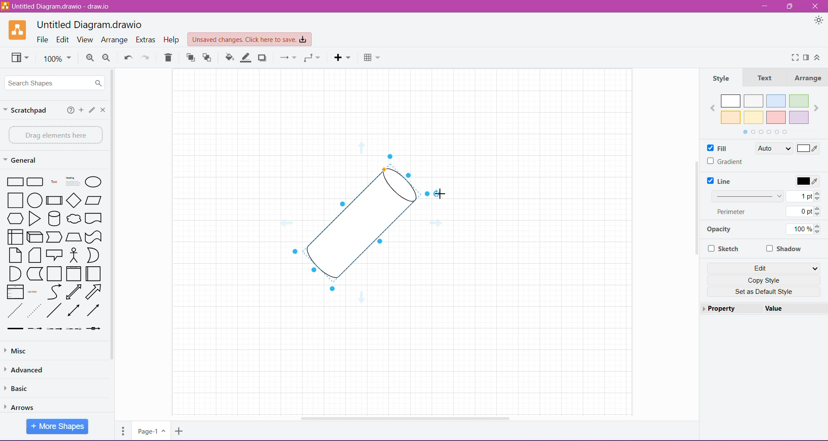  I want to click on Extras, so click(146, 39).